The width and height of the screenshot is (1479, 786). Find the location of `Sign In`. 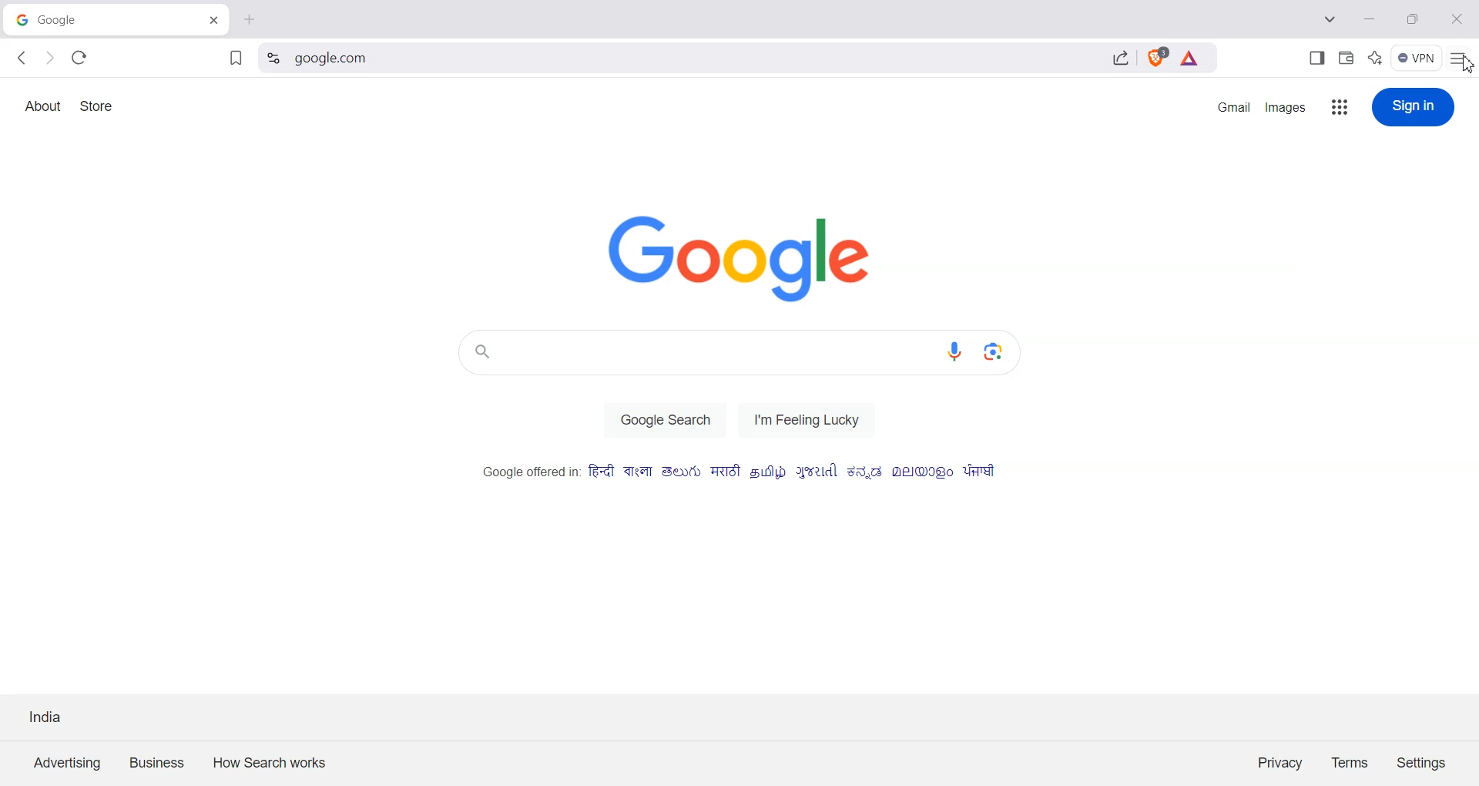

Sign In is located at coordinates (1414, 106).